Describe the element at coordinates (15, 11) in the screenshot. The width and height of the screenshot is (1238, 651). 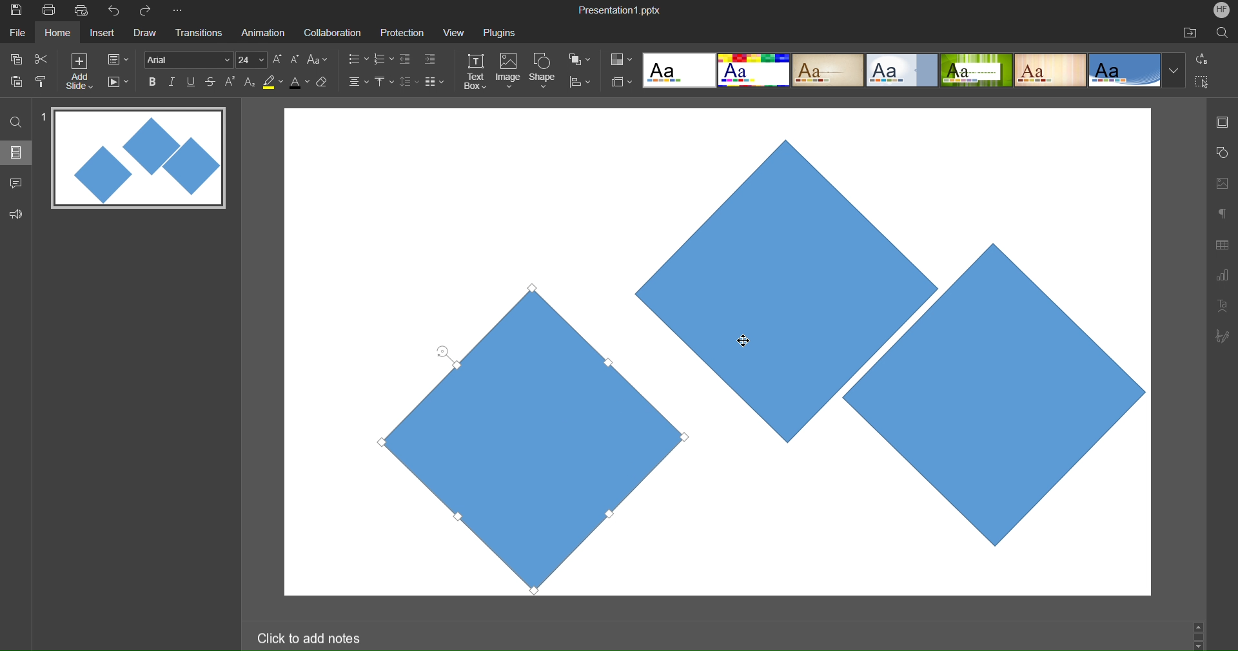
I see `Save` at that location.